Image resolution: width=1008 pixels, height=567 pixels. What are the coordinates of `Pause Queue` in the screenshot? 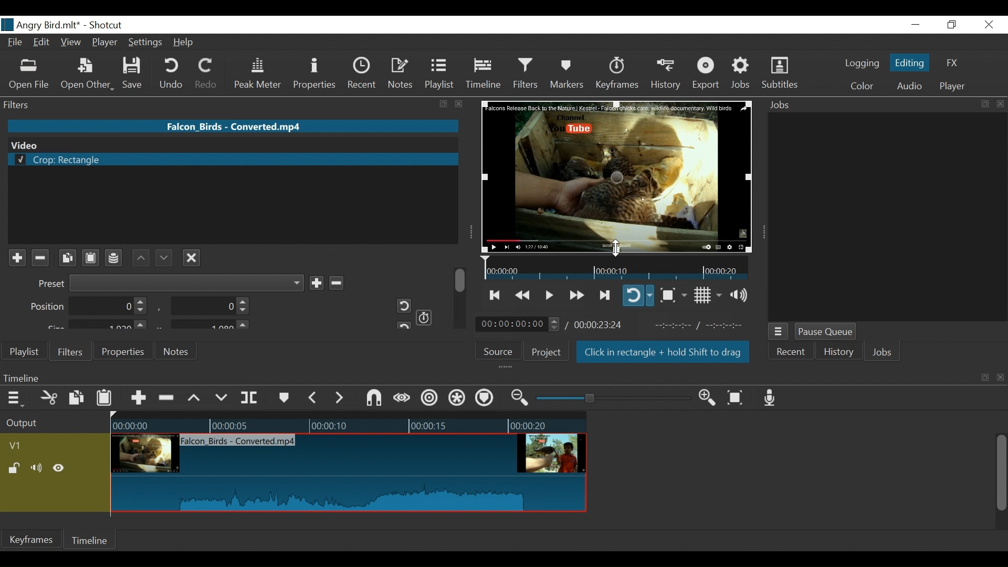 It's located at (827, 332).